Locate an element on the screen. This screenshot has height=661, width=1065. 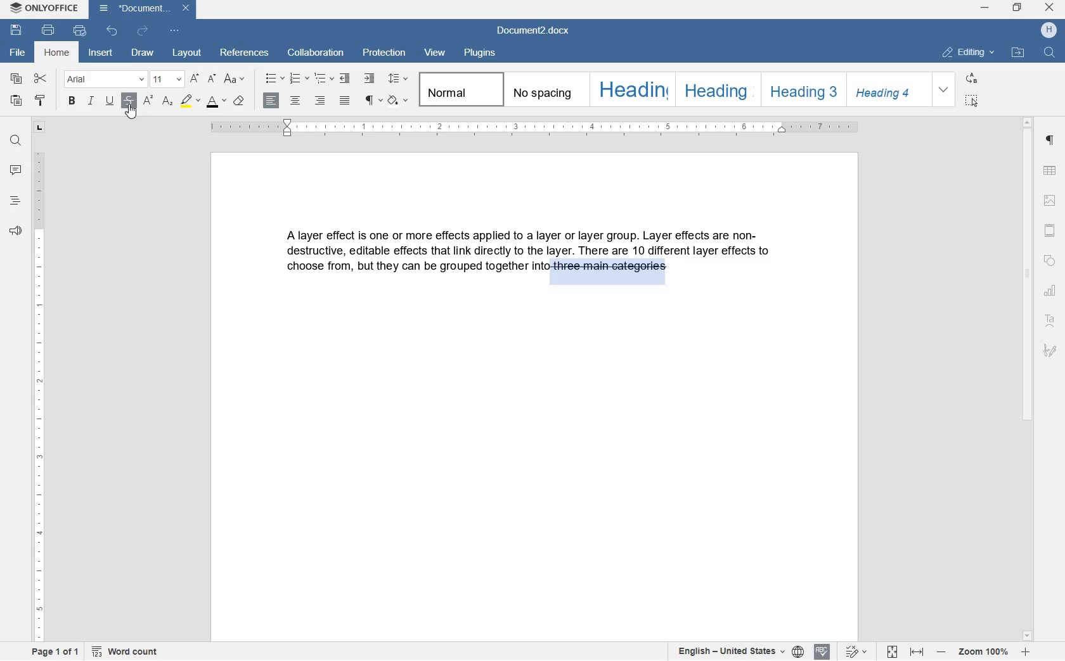
zoom in or out is located at coordinates (983, 653).